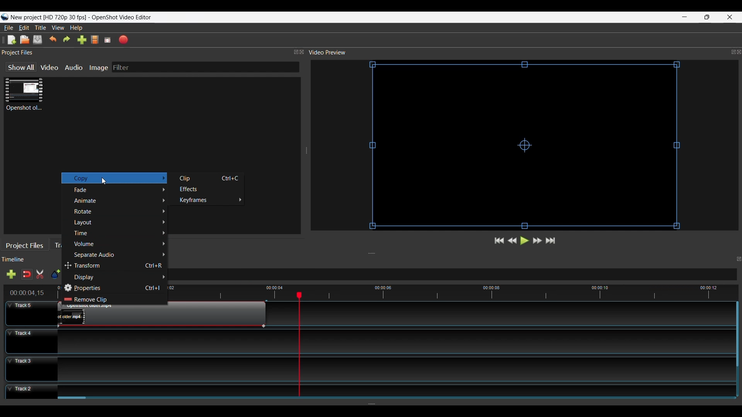  Describe the element at coordinates (94, 40) in the screenshot. I see `Choose Profile` at that location.